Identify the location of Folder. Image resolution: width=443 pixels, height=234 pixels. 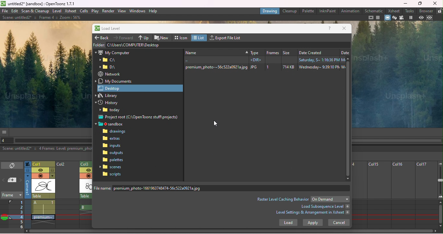
(99, 44).